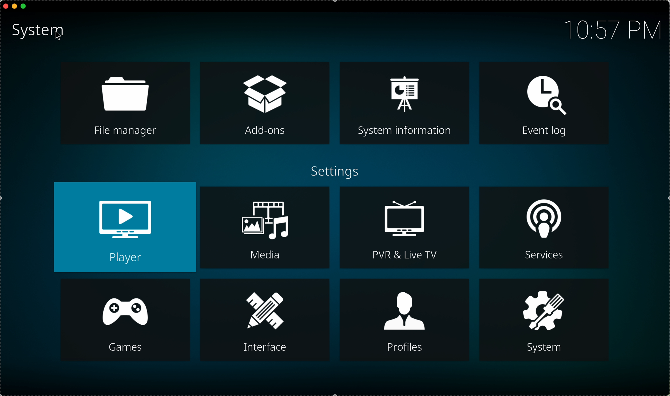 The image size is (670, 396). I want to click on settings, so click(334, 173).